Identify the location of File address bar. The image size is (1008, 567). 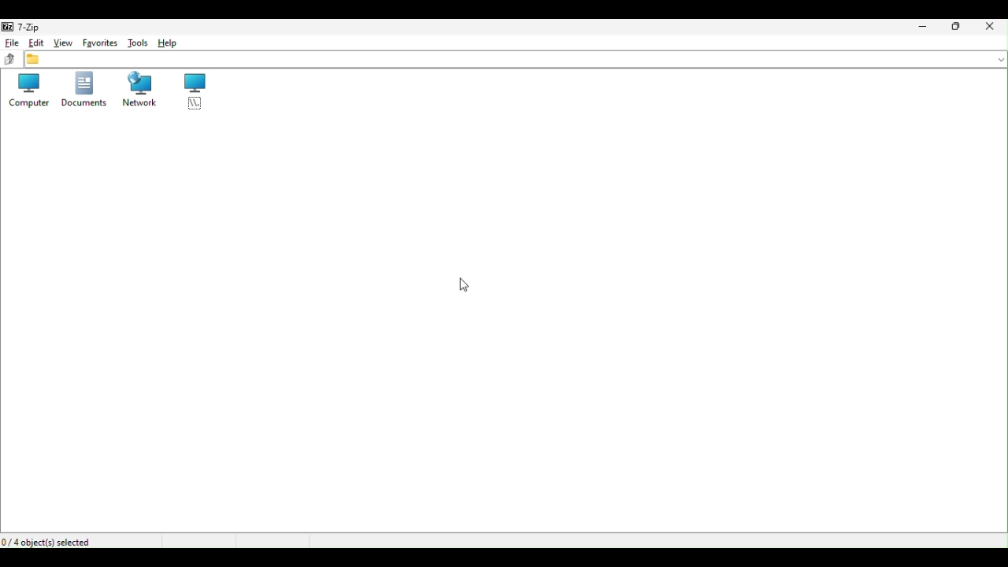
(514, 61).